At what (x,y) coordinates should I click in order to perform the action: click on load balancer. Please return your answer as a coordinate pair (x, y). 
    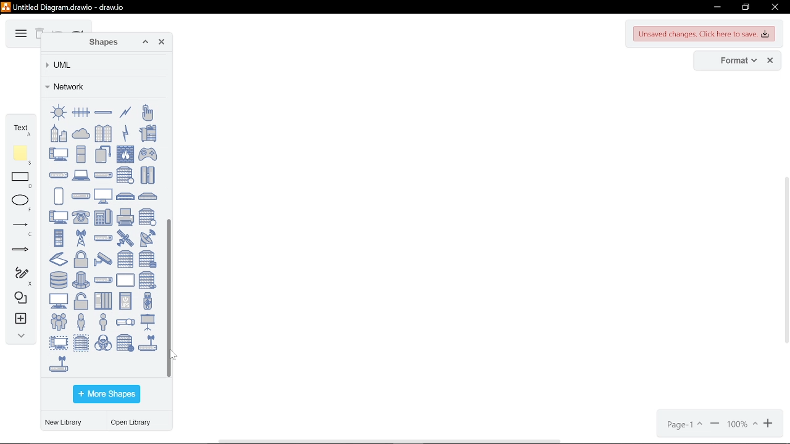
    Looking at the image, I should click on (103, 175).